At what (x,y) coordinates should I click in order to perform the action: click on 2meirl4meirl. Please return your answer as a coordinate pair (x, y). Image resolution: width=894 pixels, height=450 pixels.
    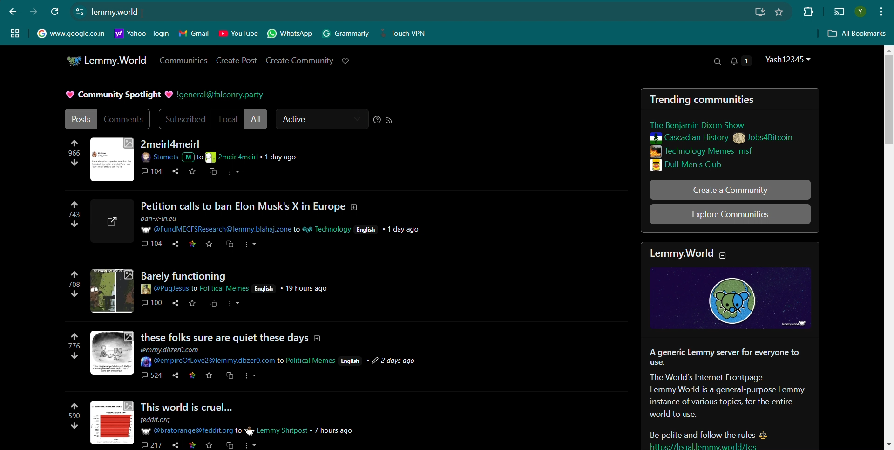
    Looking at the image, I should click on (173, 144).